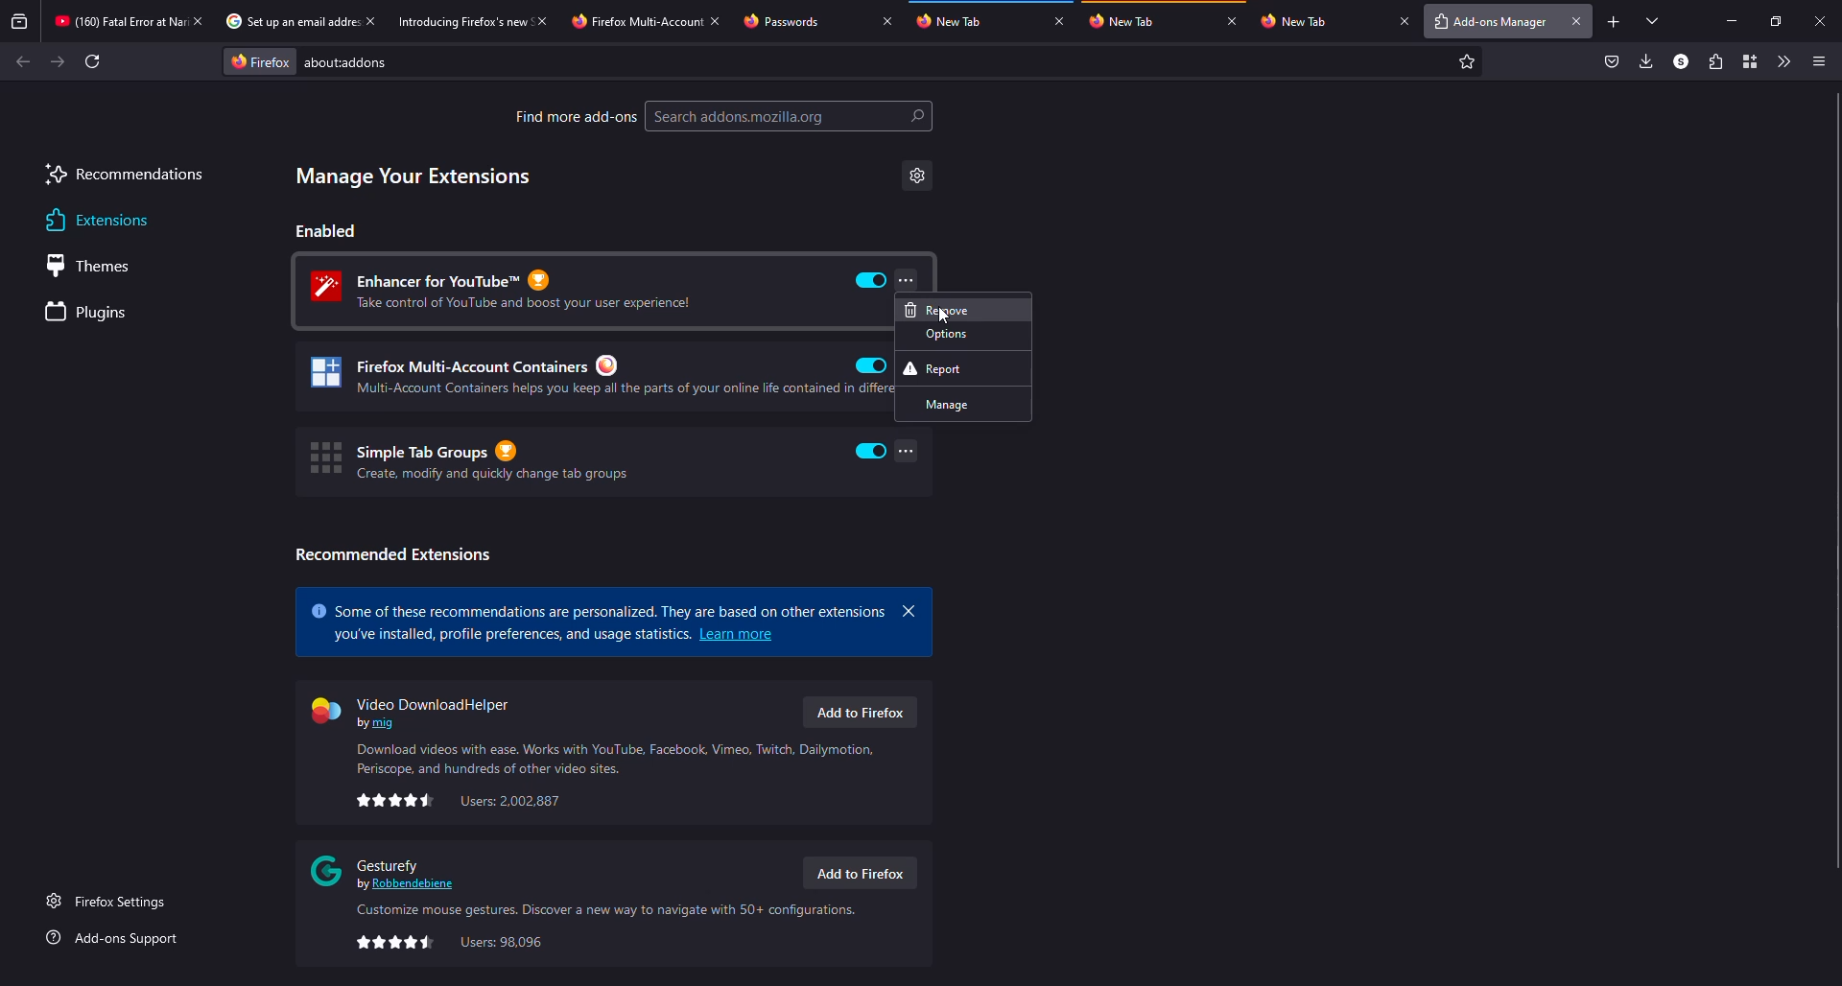 The image size is (1842, 986). I want to click on manage, so click(963, 404).